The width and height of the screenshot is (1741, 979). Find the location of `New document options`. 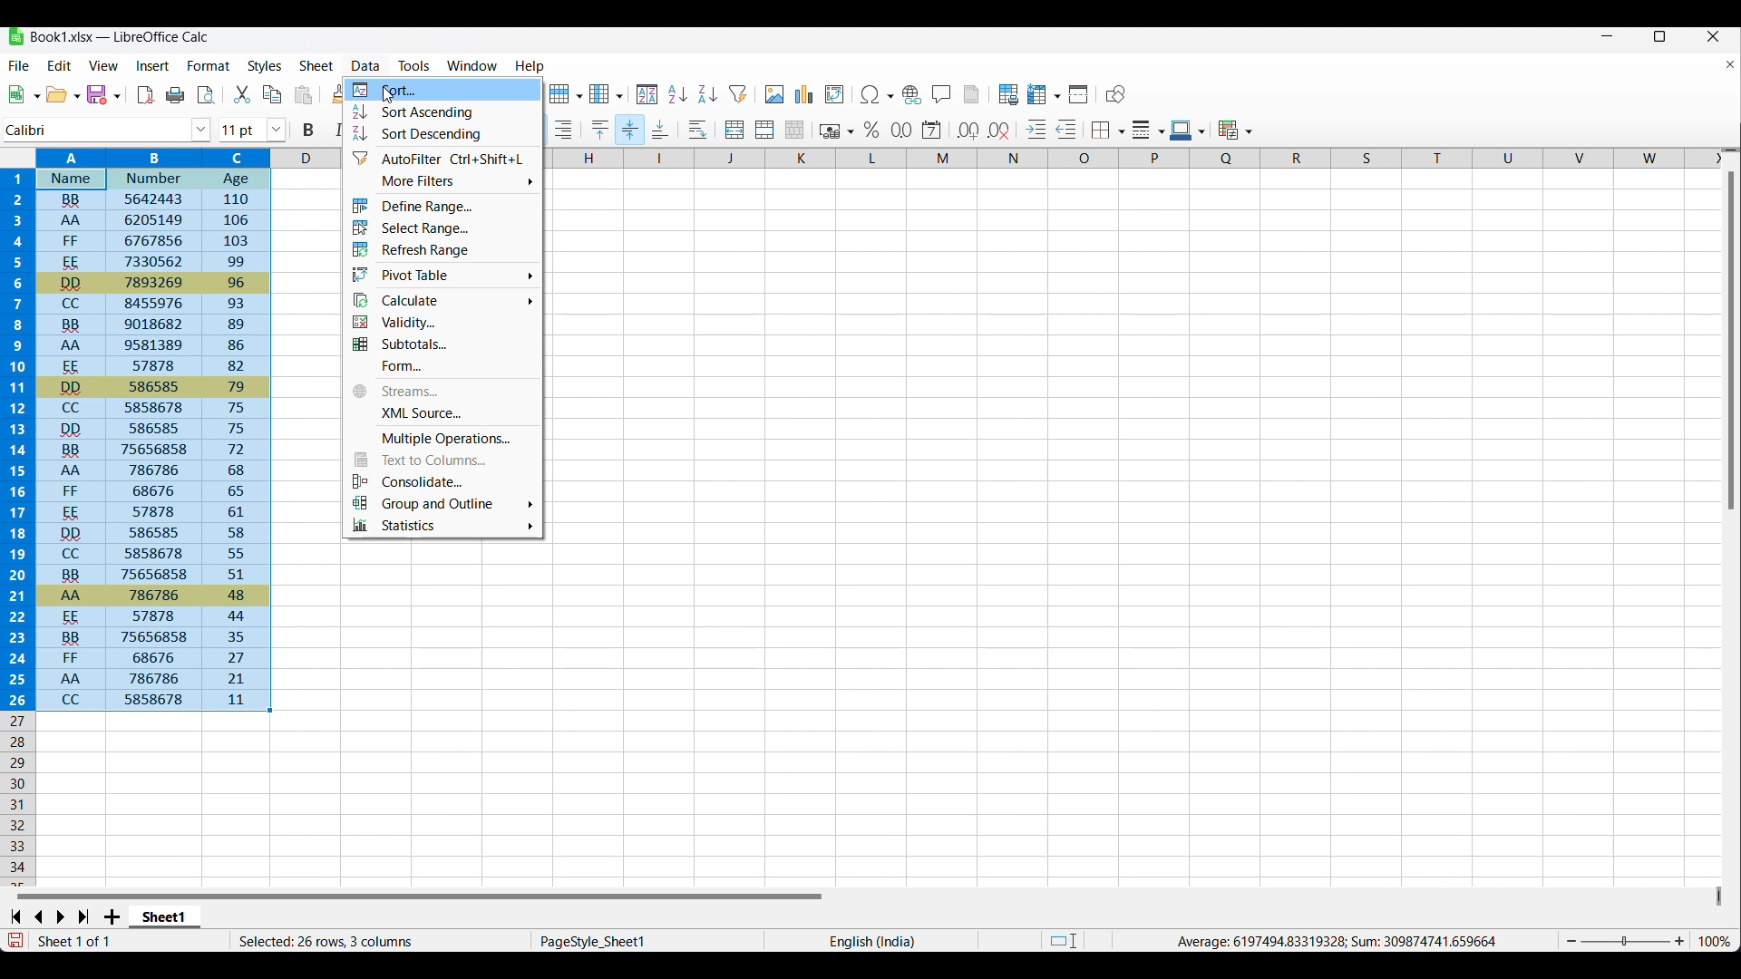

New document options is located at coordinates (24, 94).